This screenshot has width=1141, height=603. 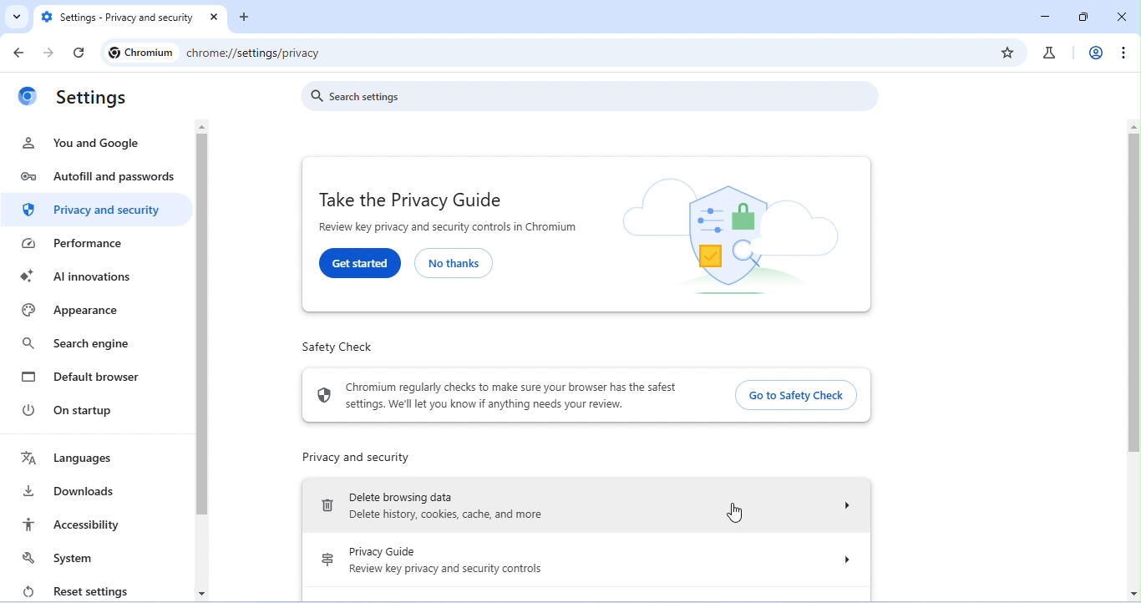 I want to click on no thanks, so click(x=456, y=263).